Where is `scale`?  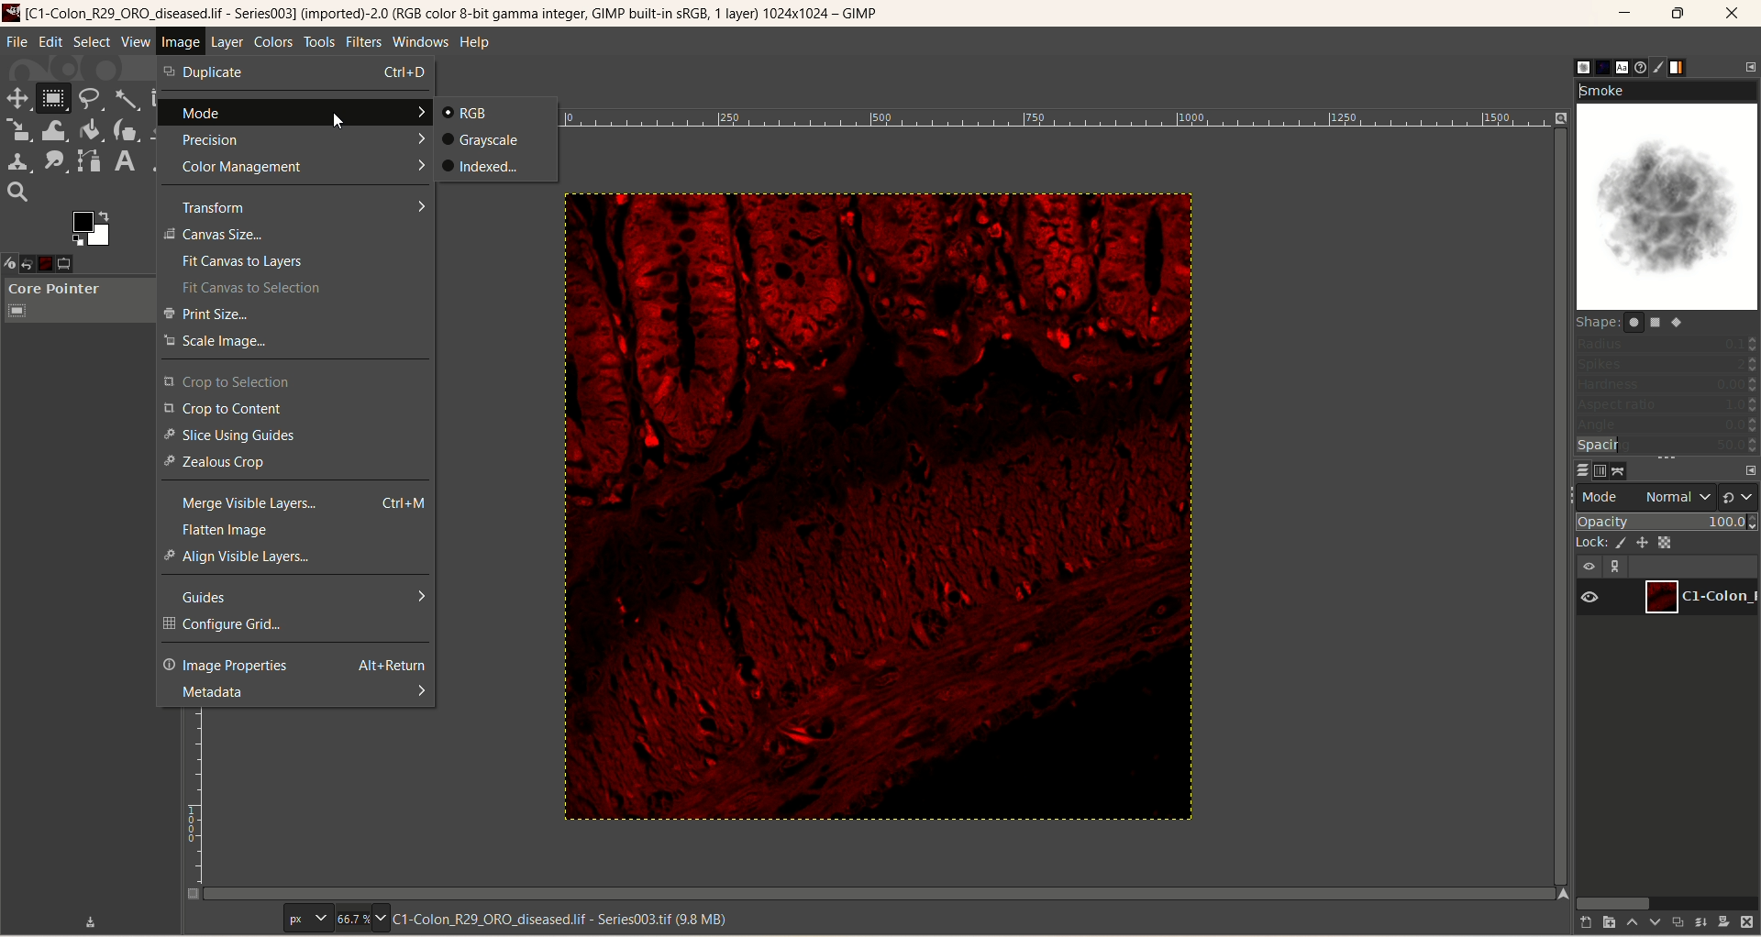
scale is located at coordinates (19, 128).